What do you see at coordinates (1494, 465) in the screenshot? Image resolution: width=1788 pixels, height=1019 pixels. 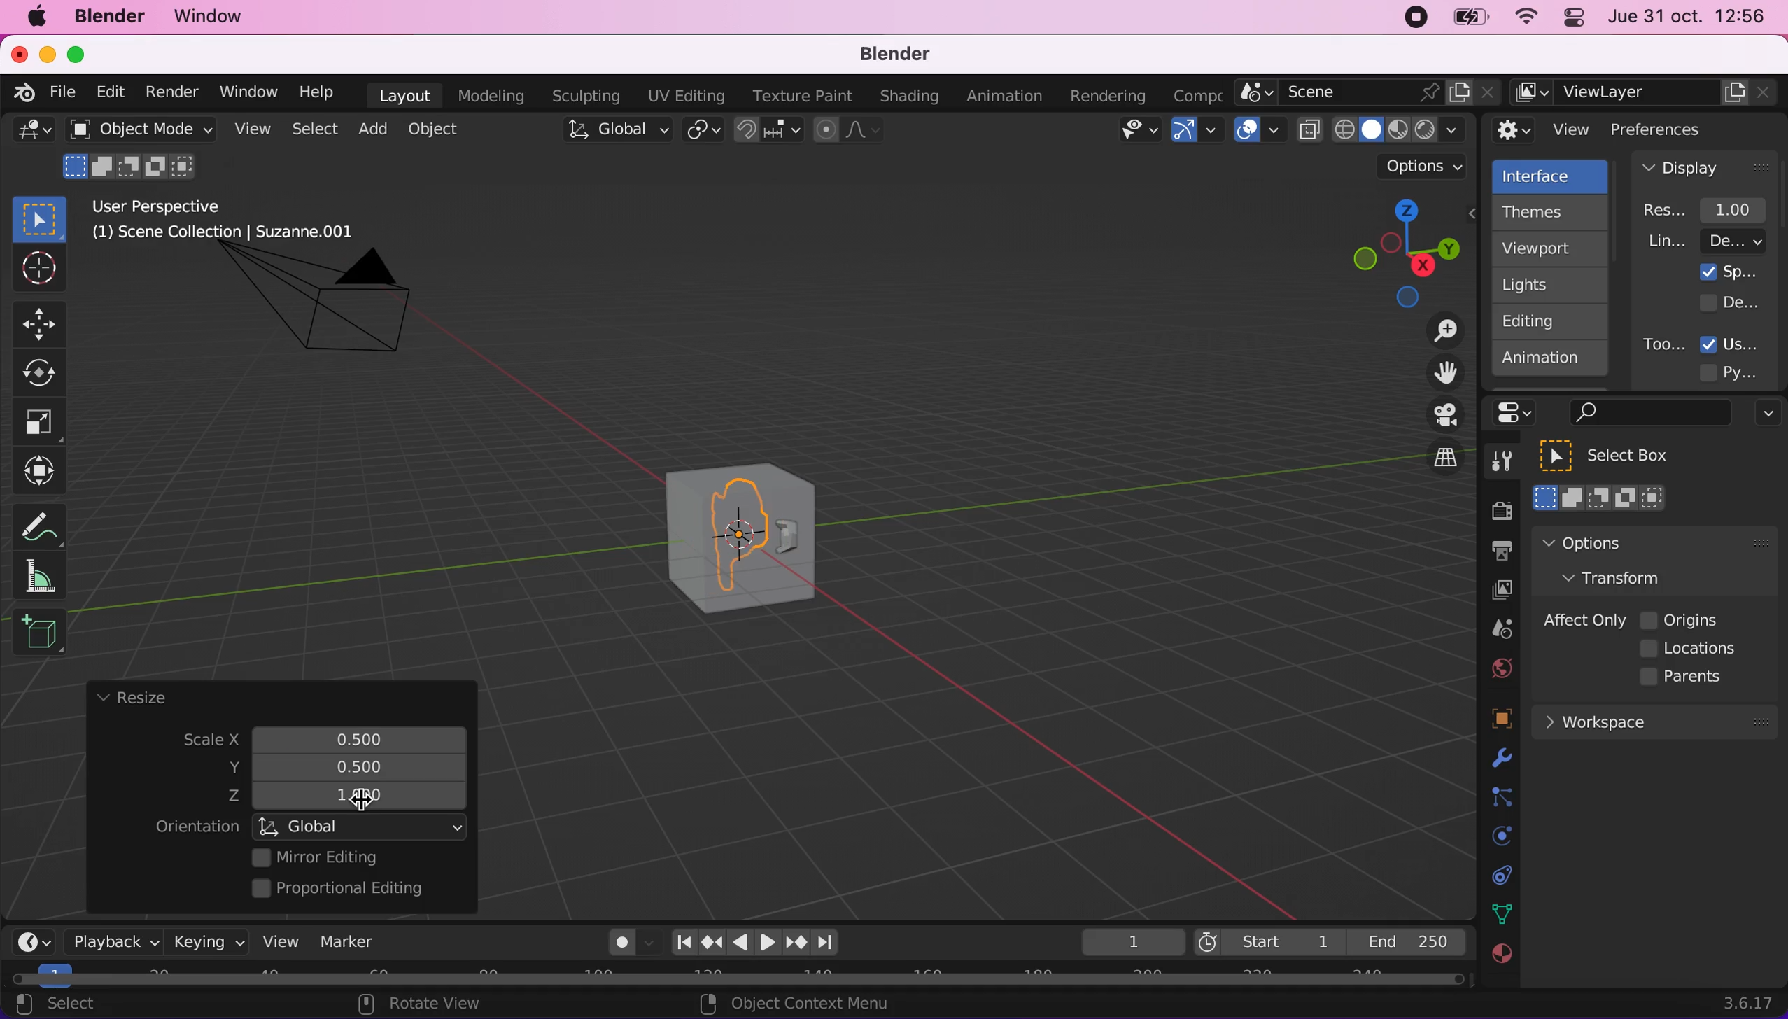 I see `tools` at bounding box center [1494, 465].